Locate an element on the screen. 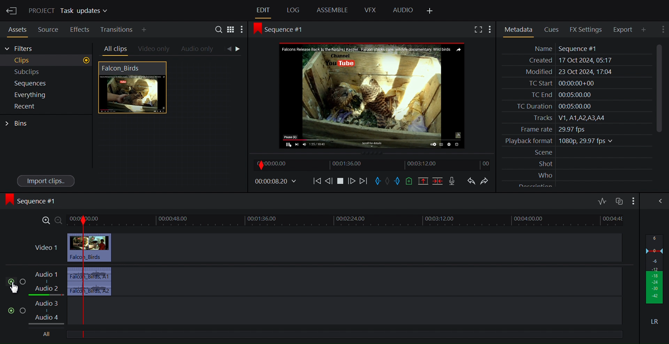  Videos only is located at coordinates (154, 49).